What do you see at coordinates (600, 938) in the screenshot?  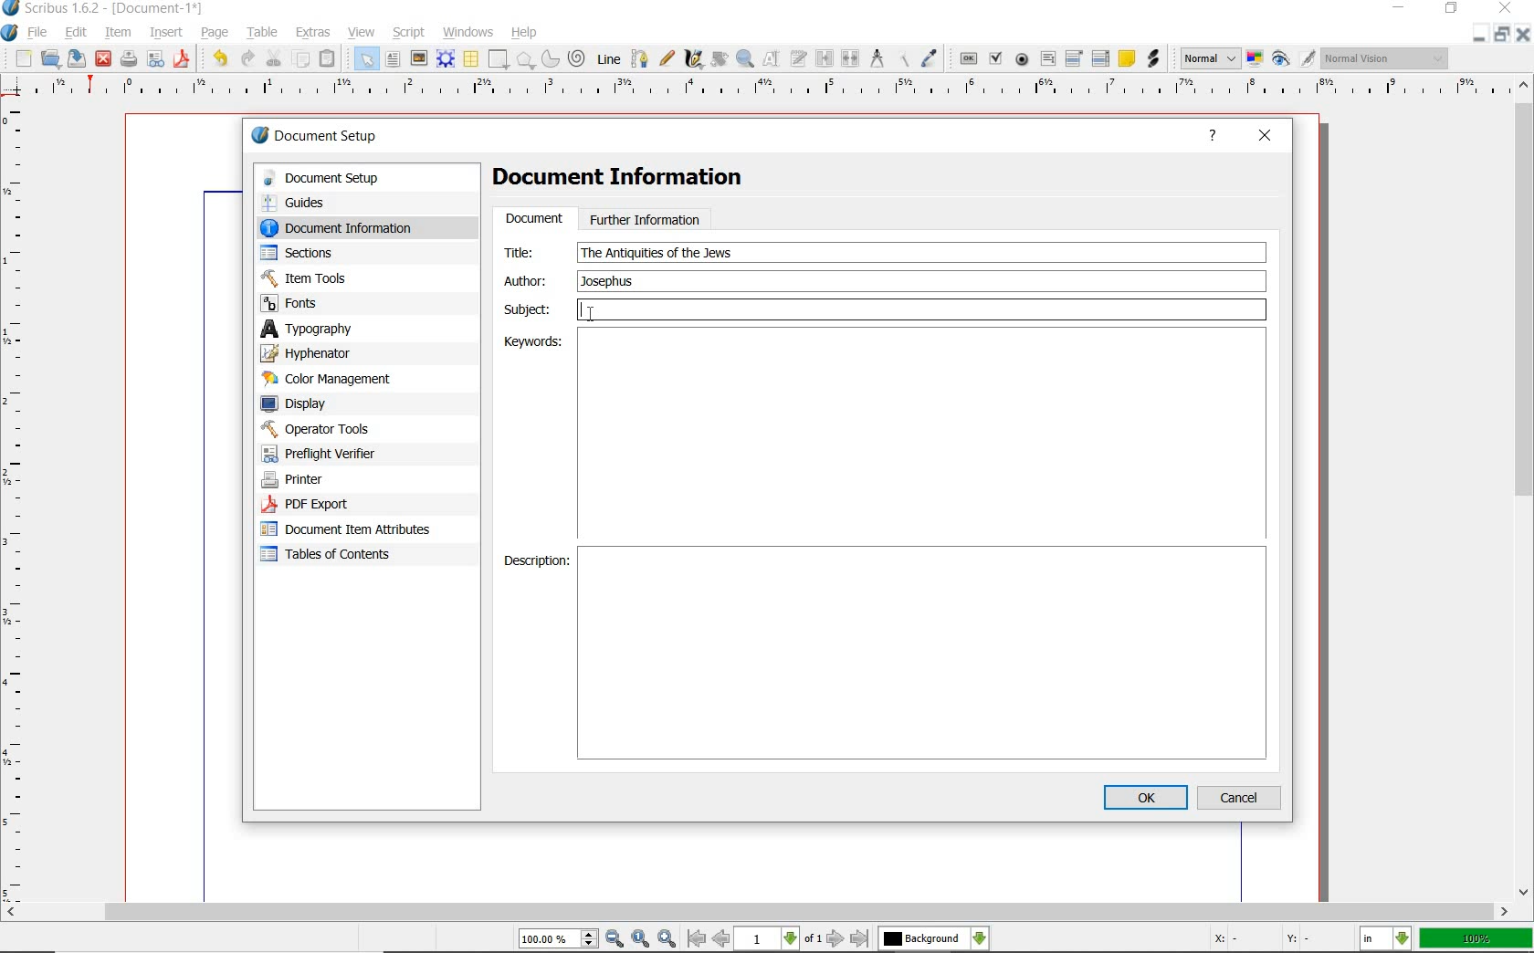 I see `zoom in/zoom to/zoom out` at bounding box center [600, 938].